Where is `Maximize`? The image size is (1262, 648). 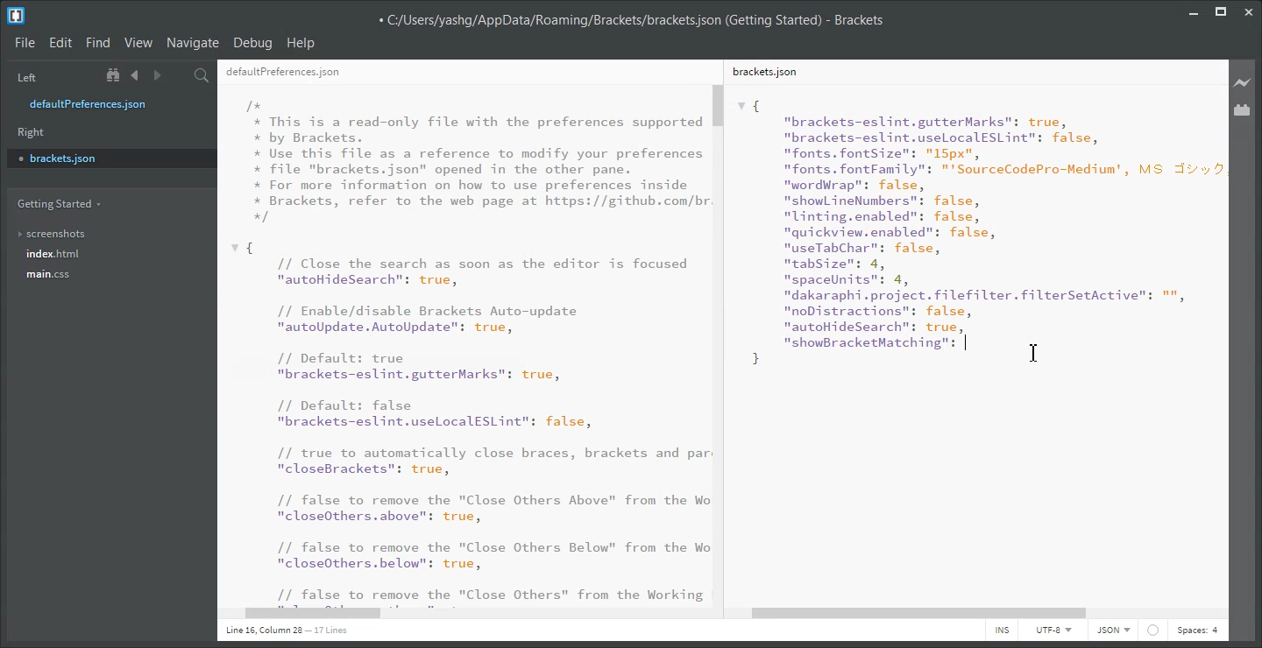
Maximize is located at coordinates (1221, 10).